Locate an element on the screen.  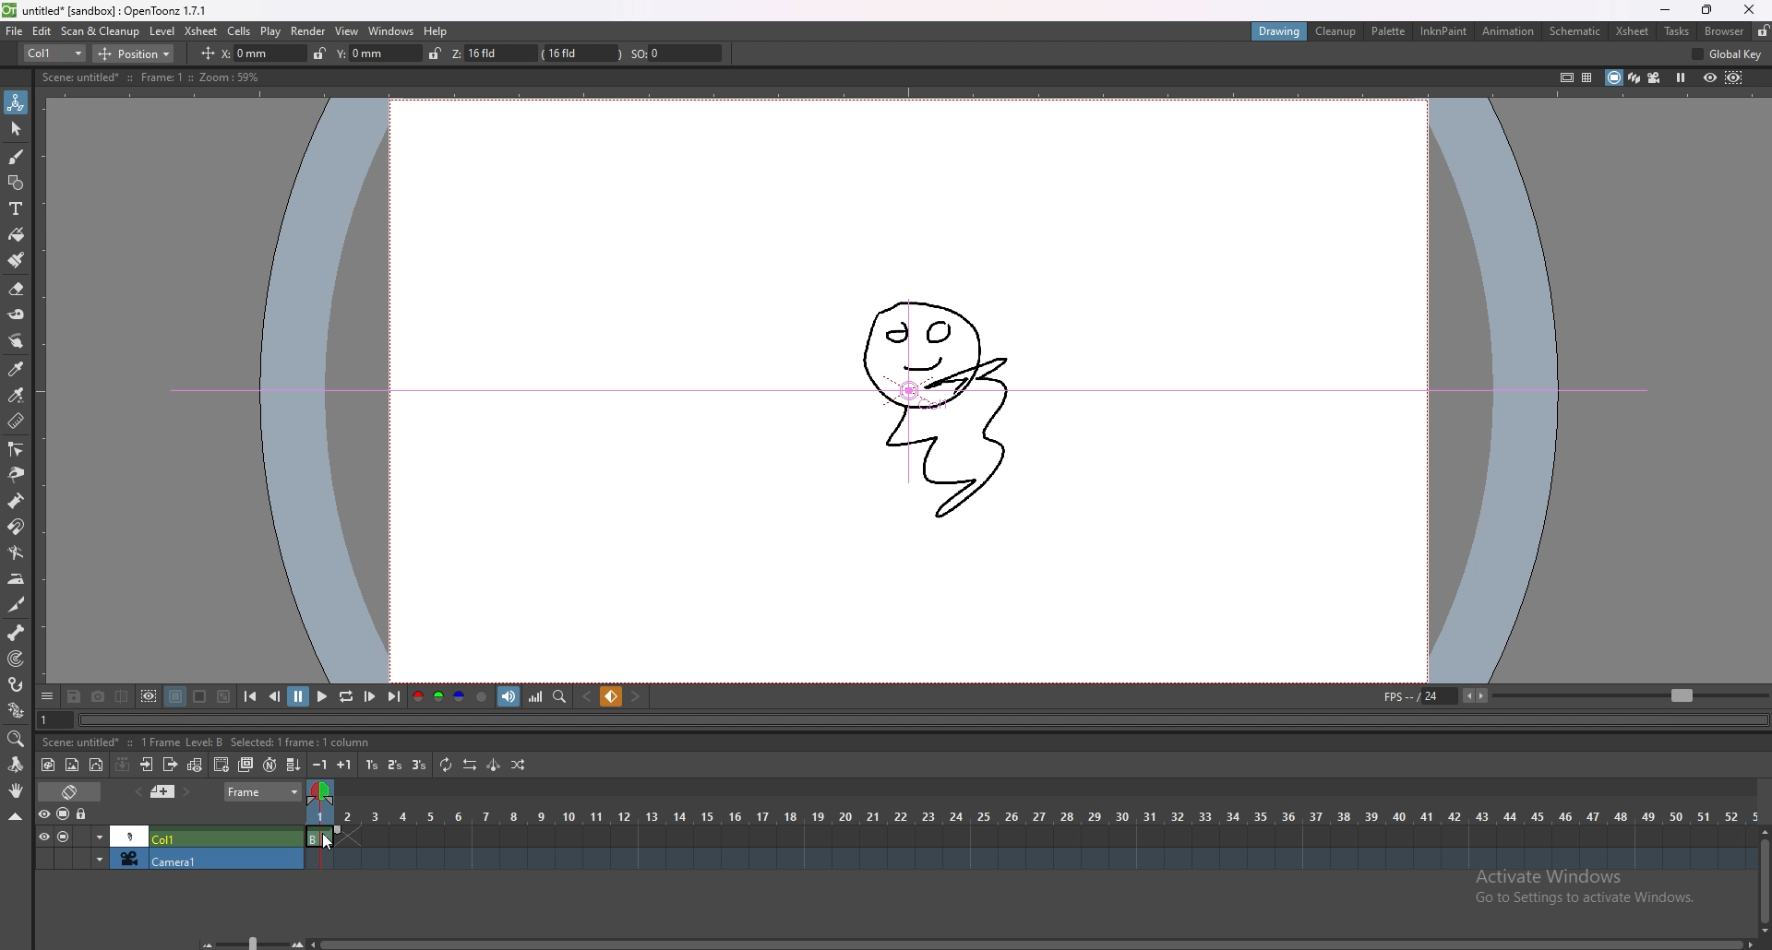
lock is located at coordinates (83, 814).